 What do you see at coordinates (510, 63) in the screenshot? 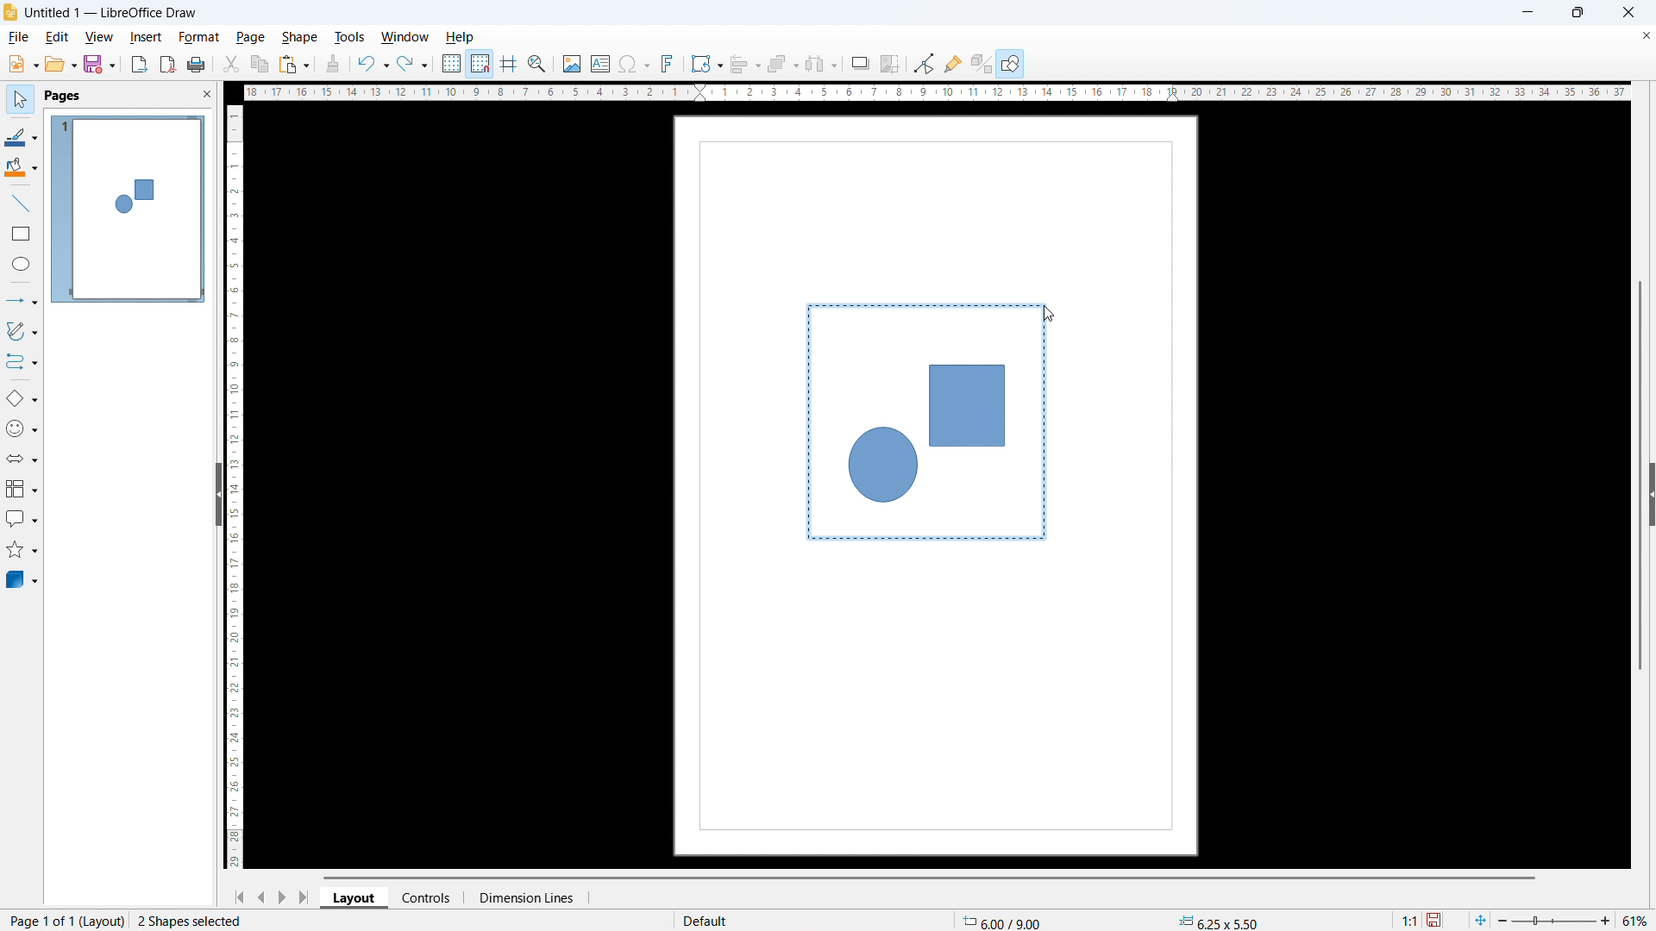
I see `guidelines while moving` at bounding box center [510, 63].